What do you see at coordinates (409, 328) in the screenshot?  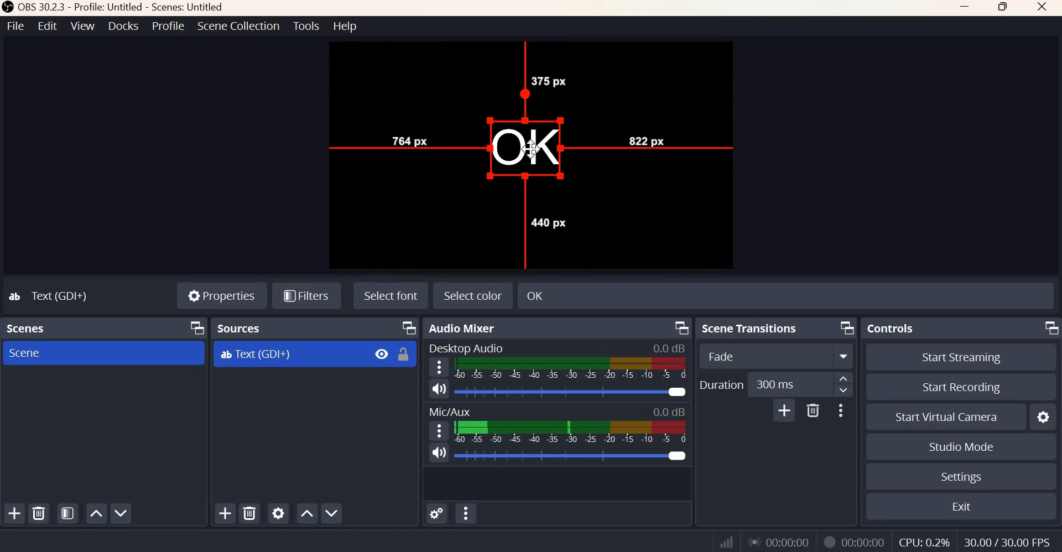 I see `Dock Options icon` at bounding box center [409, 328].